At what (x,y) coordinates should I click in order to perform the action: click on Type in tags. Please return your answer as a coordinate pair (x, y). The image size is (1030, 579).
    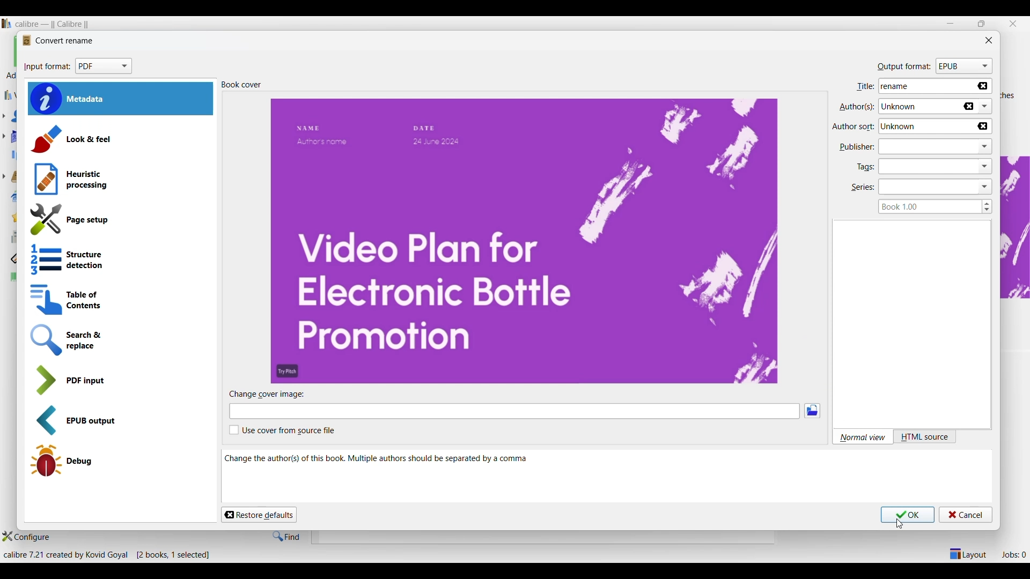
    Looking at the image, I should click on (927, 167).